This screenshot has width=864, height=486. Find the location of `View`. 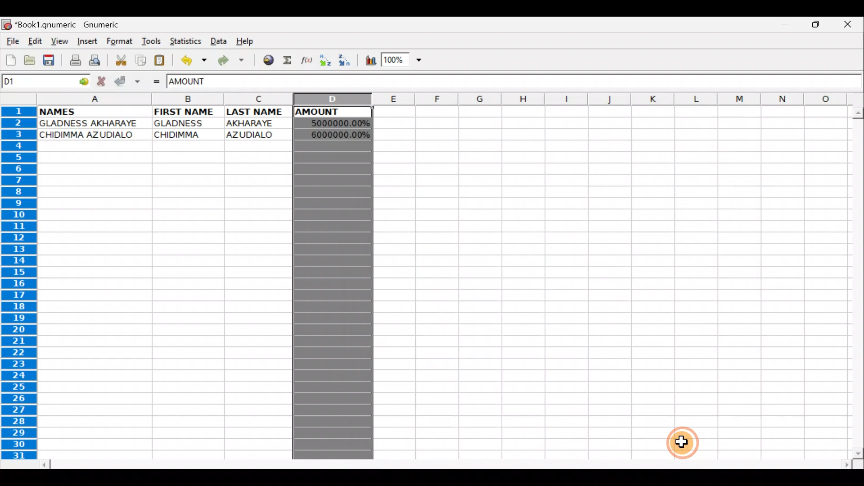

View is located at coordinates (60, 41).